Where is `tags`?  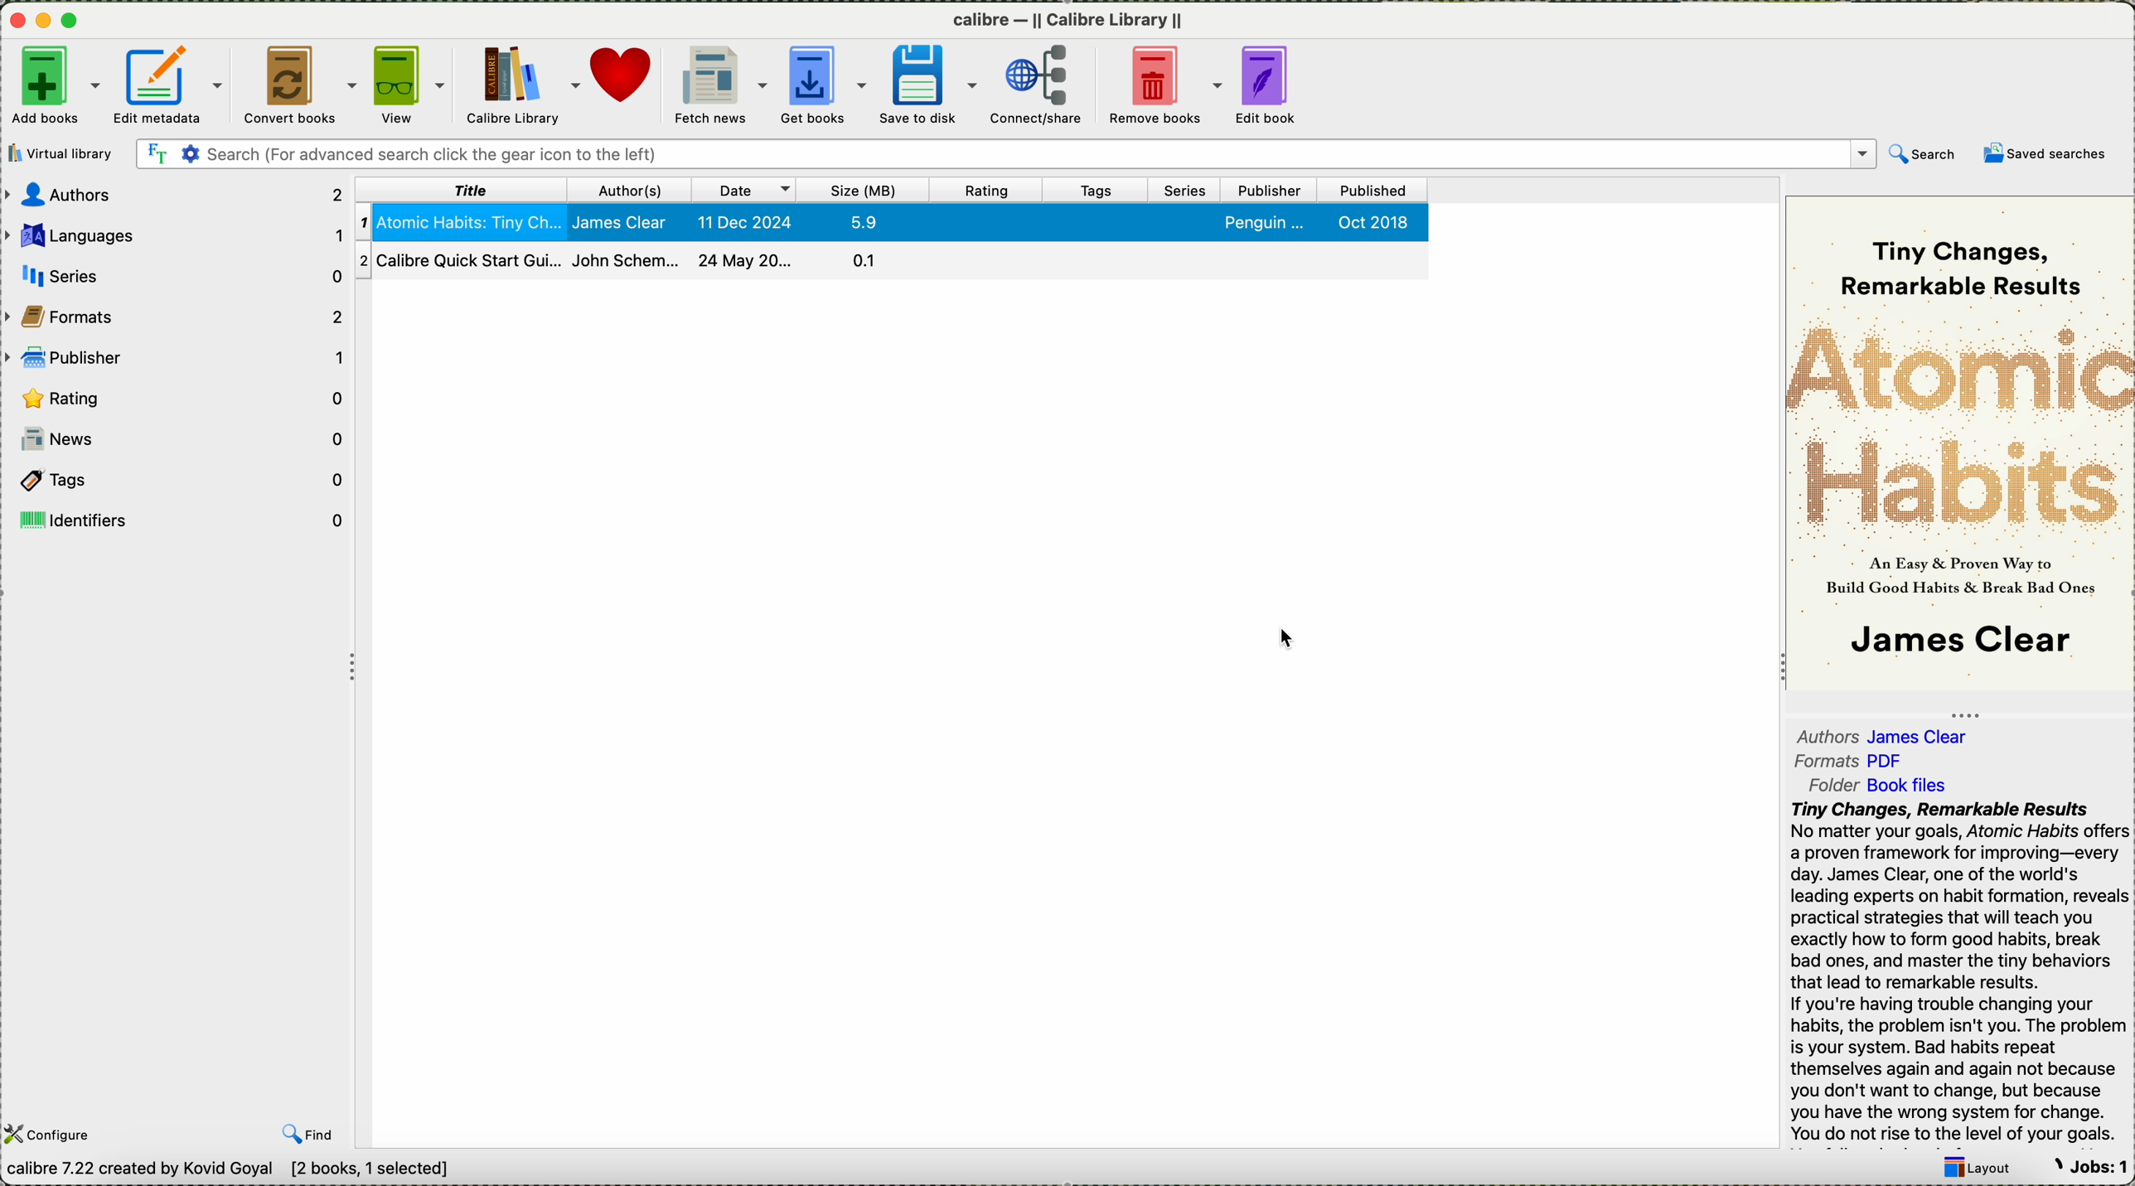
tags is located at coordinates (177, 482).